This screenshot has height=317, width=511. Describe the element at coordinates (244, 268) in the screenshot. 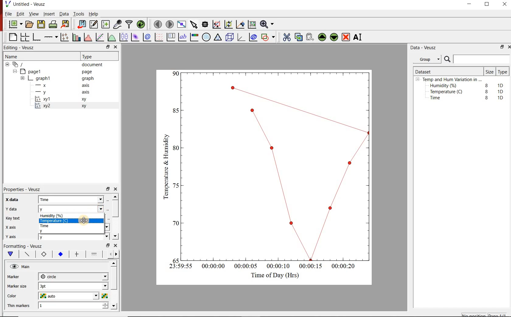

I see `00:00:05` at that location.